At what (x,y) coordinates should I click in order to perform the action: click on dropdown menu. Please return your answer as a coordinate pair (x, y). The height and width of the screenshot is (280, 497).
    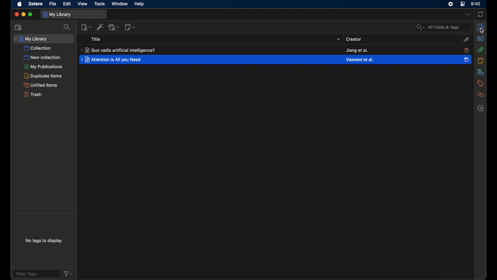
    Looking at the image, I should click on (468, 15).